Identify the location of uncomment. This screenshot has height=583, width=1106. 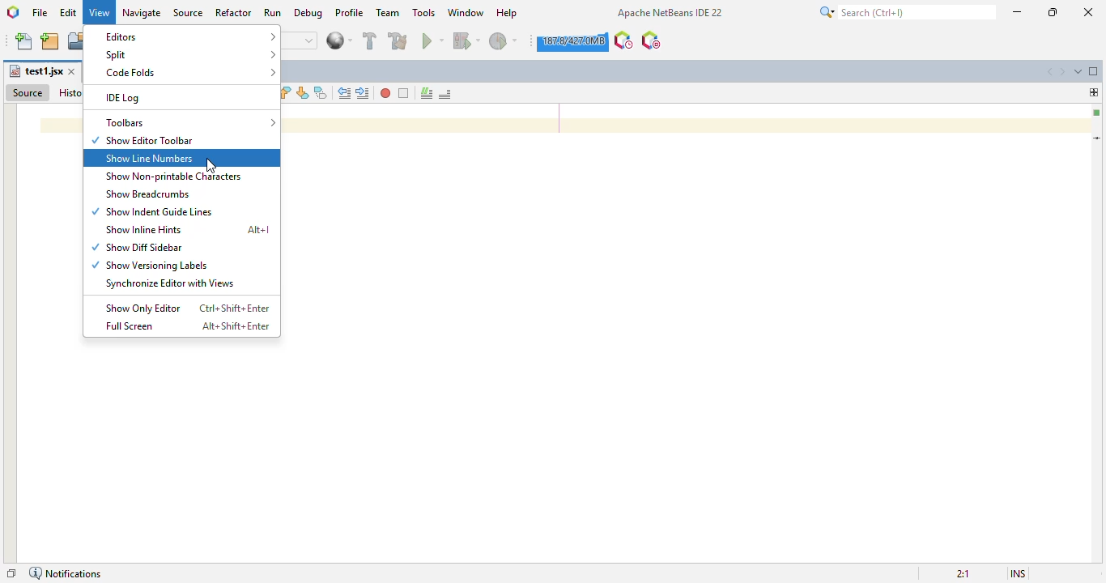
(445, 94).